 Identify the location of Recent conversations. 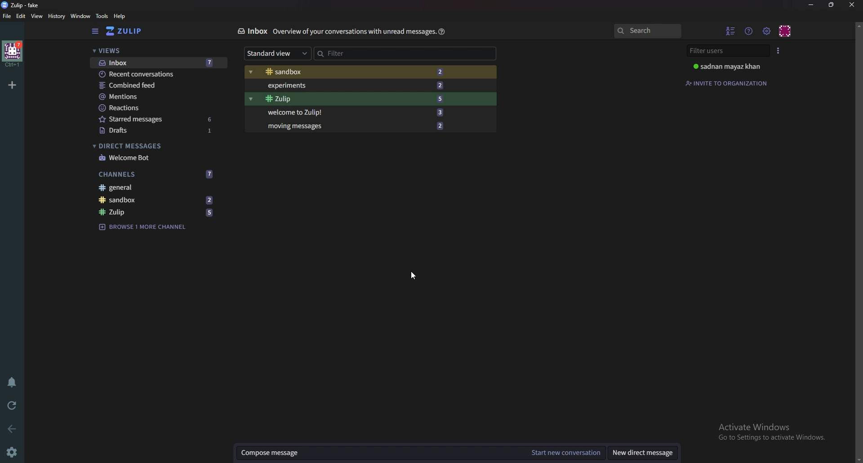
(158, 74).